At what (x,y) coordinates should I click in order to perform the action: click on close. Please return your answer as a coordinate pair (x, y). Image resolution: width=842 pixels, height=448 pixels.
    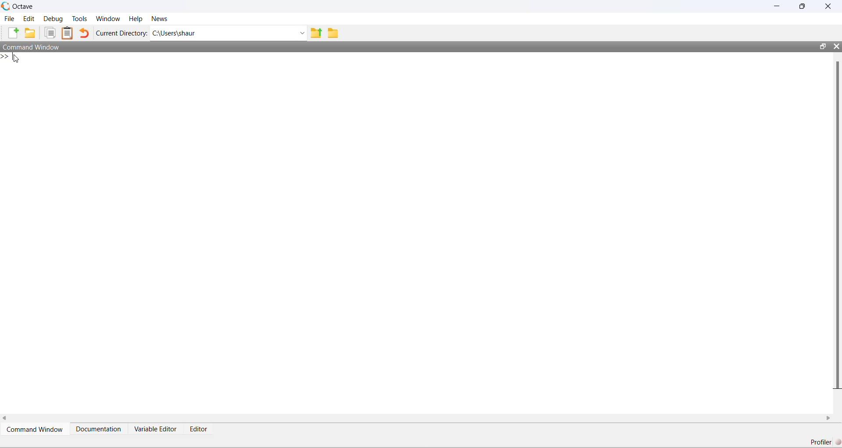
    Looking at the image, I should click on (836, 46).